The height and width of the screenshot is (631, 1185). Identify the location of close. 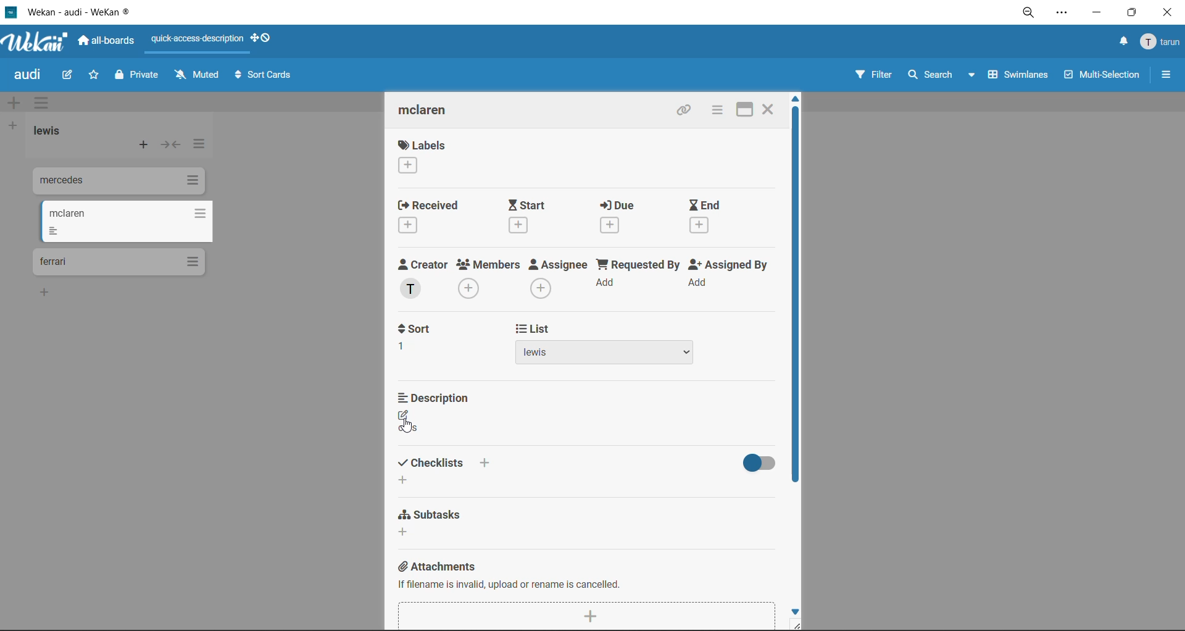
(769, 108).